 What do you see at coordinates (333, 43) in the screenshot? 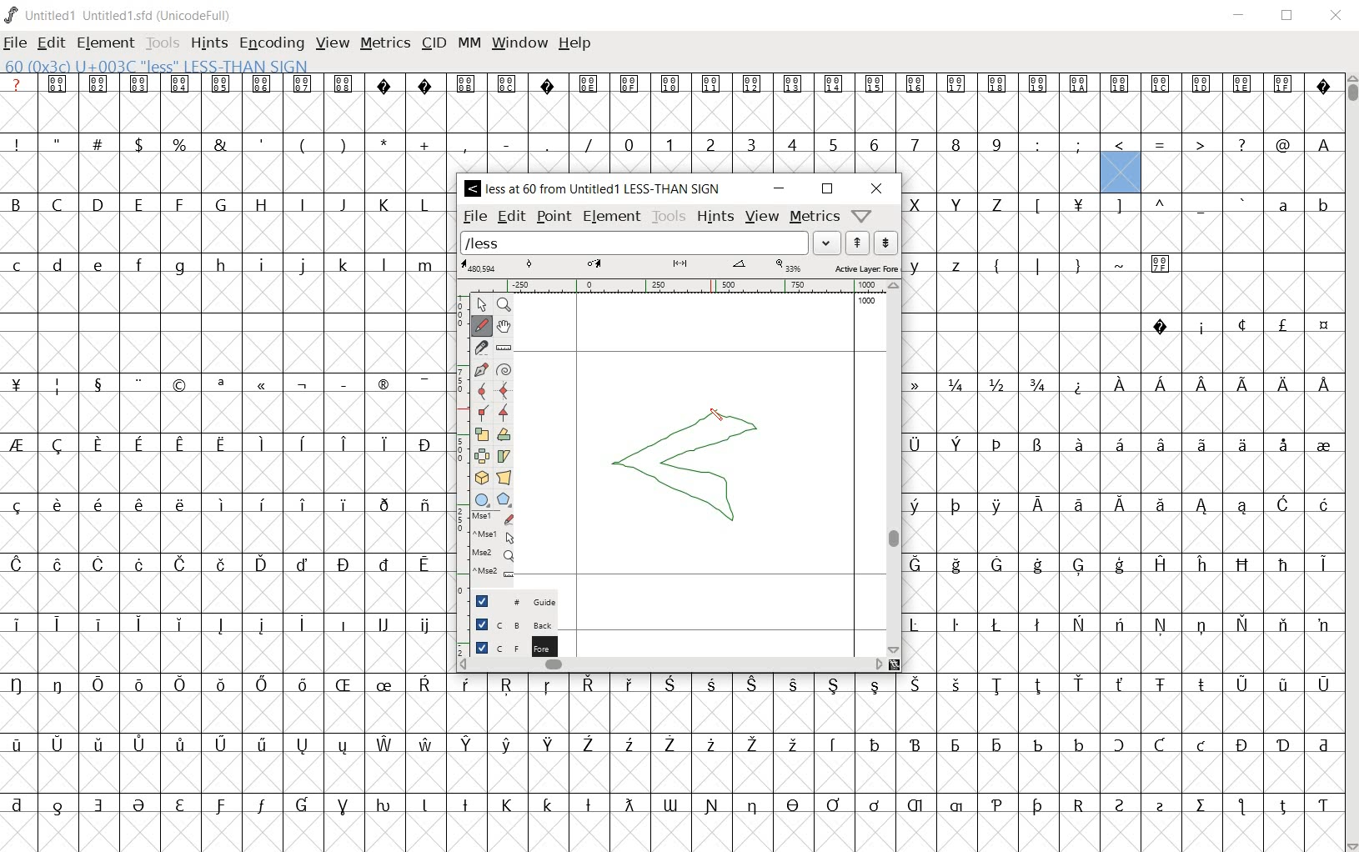
I see `view` at bounding box center [333, 43].